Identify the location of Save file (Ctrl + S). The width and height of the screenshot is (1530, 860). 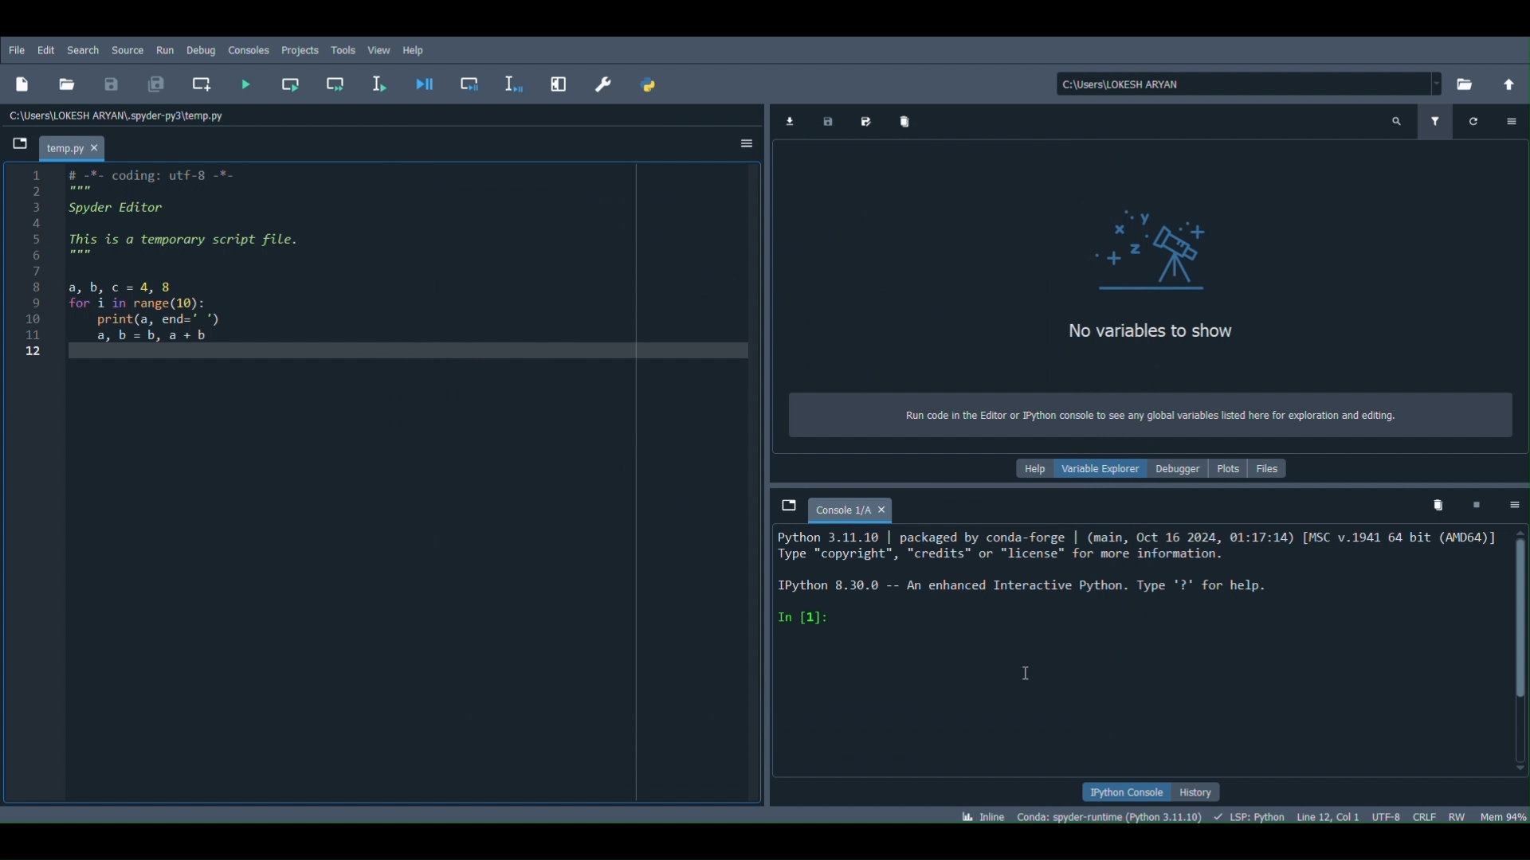
(112, 83).